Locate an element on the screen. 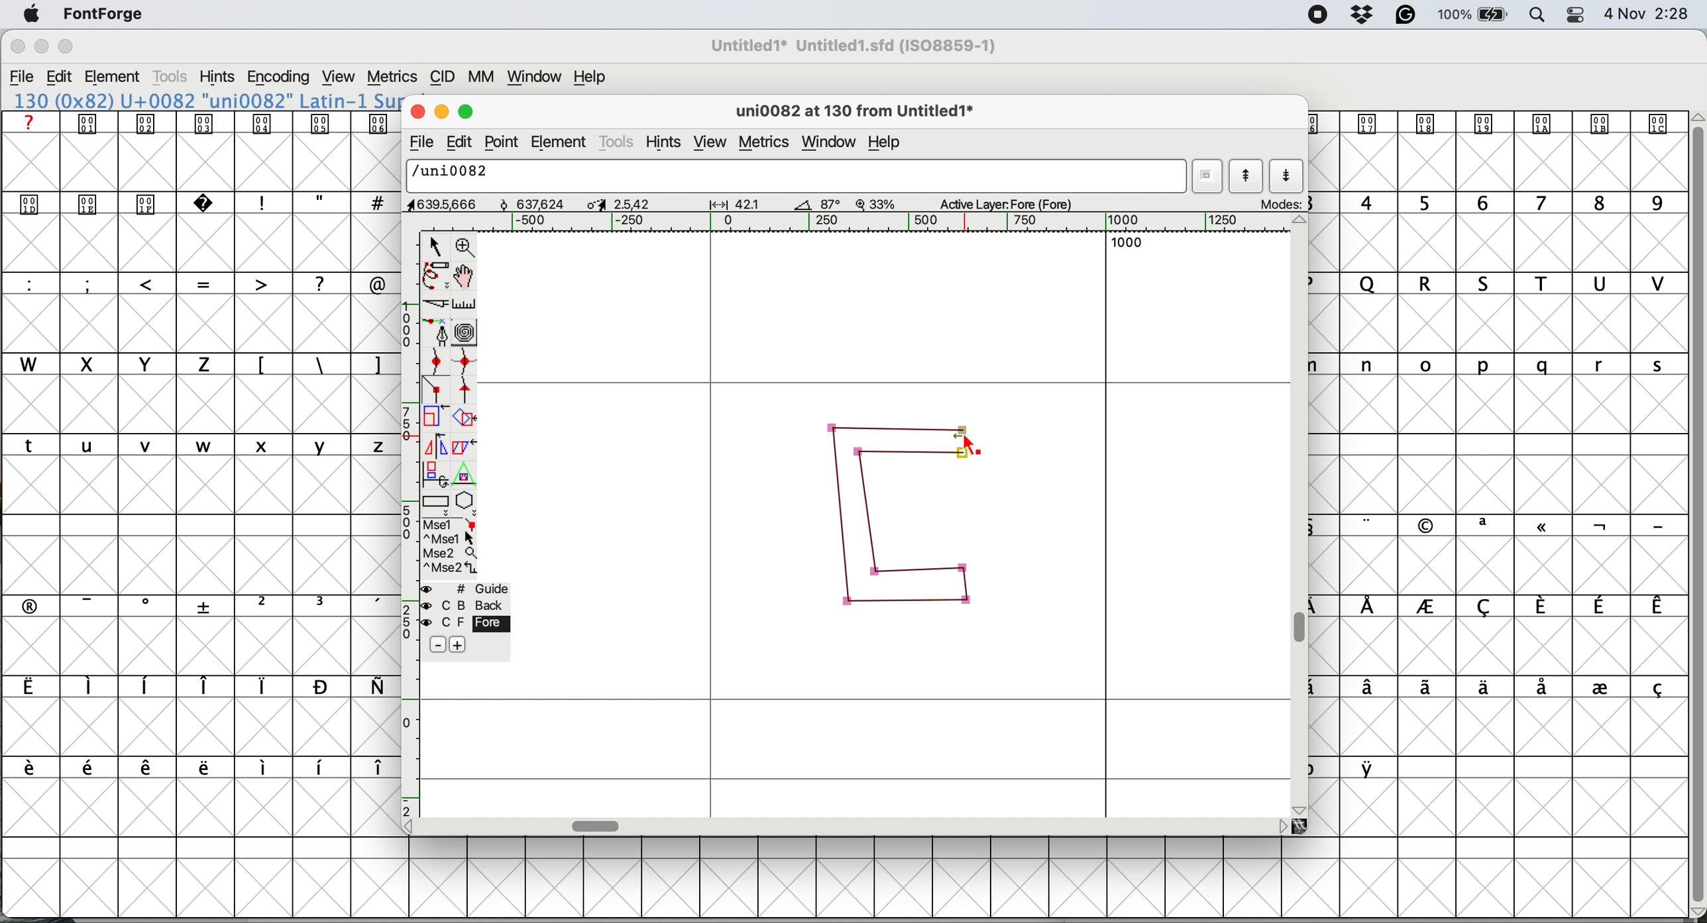 Image resolution: width=1707 pixels, height=923 pixels. rotate the selection in 3d and project back to plane is located at coordinates (434, 473).